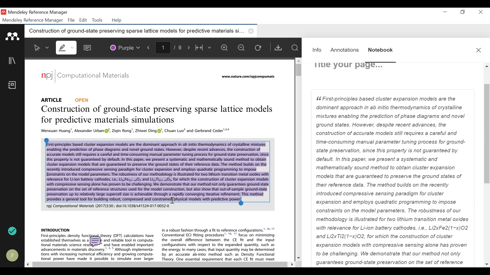 This screenshot has width=490, height=275. What do you see at coordinates (252, 31) in the screenshot?
I see `close` at bounding box center [252, 31].